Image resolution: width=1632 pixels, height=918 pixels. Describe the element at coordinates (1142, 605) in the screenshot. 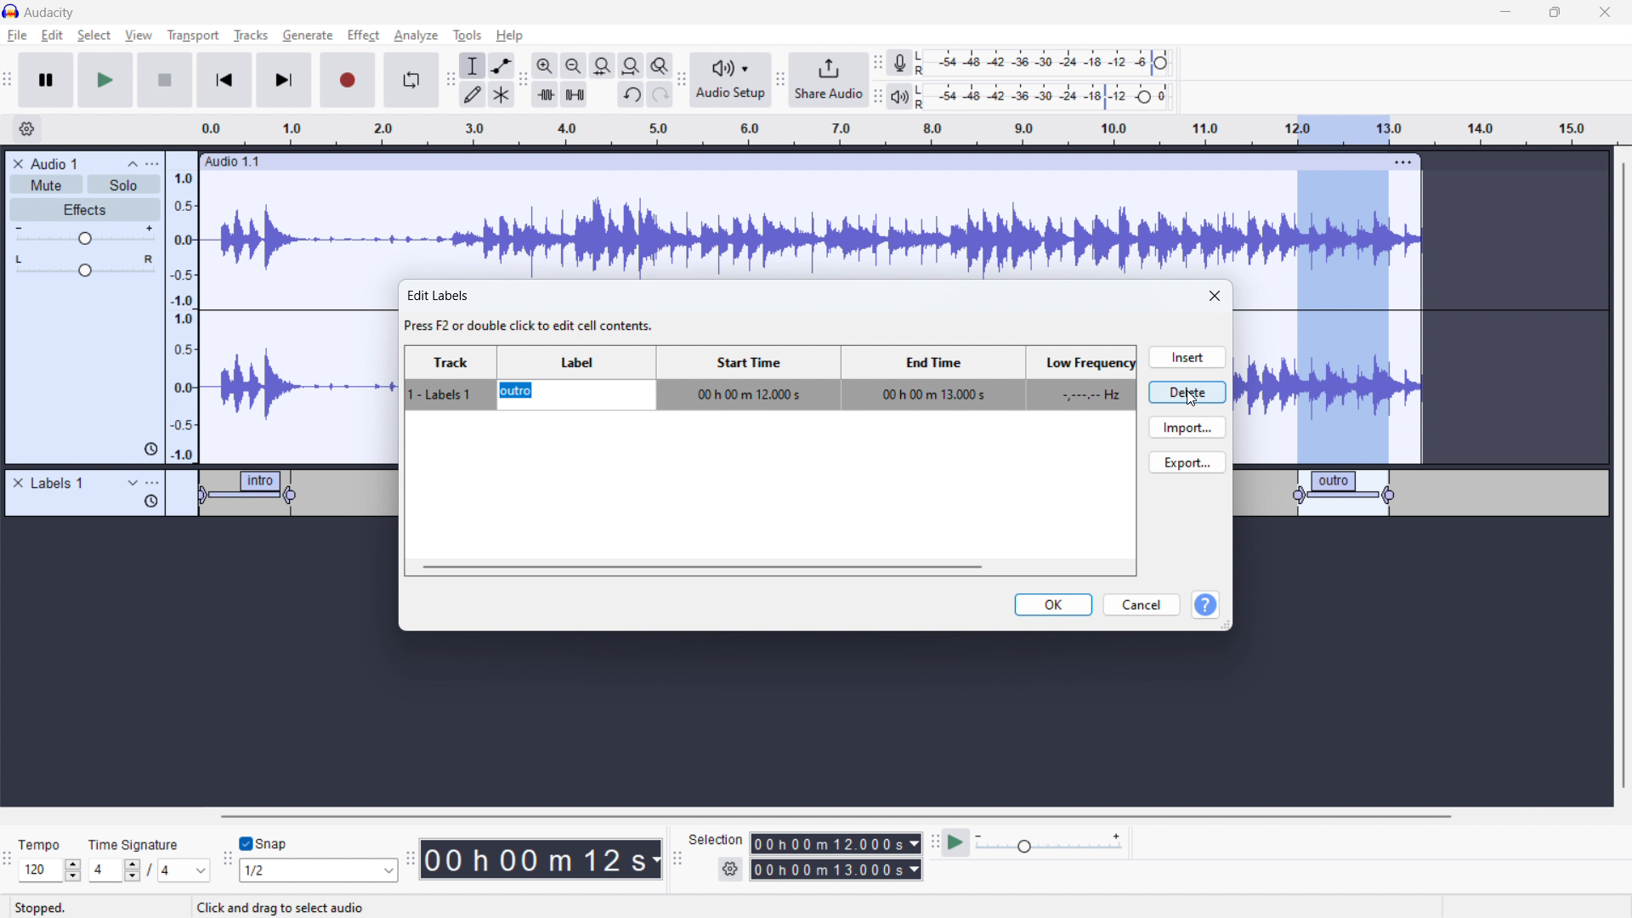

I see `cancel` at that location.